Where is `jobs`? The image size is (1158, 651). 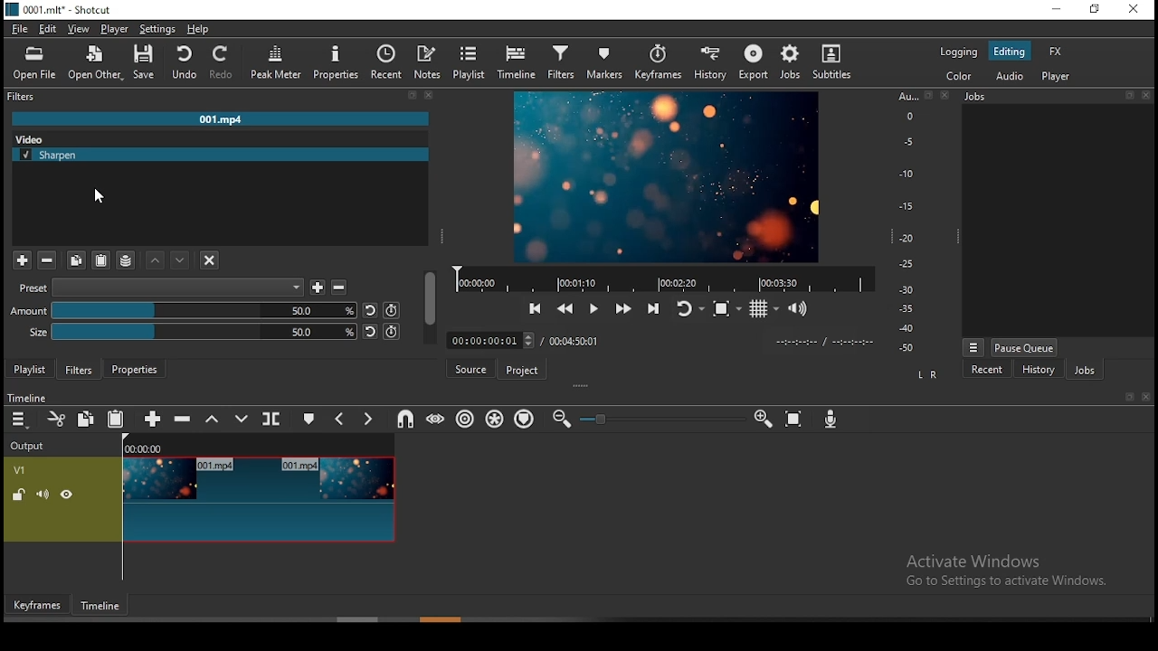 jobs is located at coordinates (1088, 370).